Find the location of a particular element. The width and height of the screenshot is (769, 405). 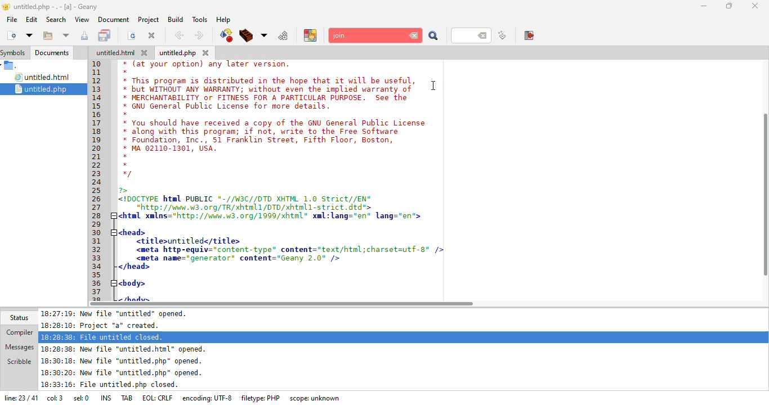

run or view is located at coordinates (284, 35).